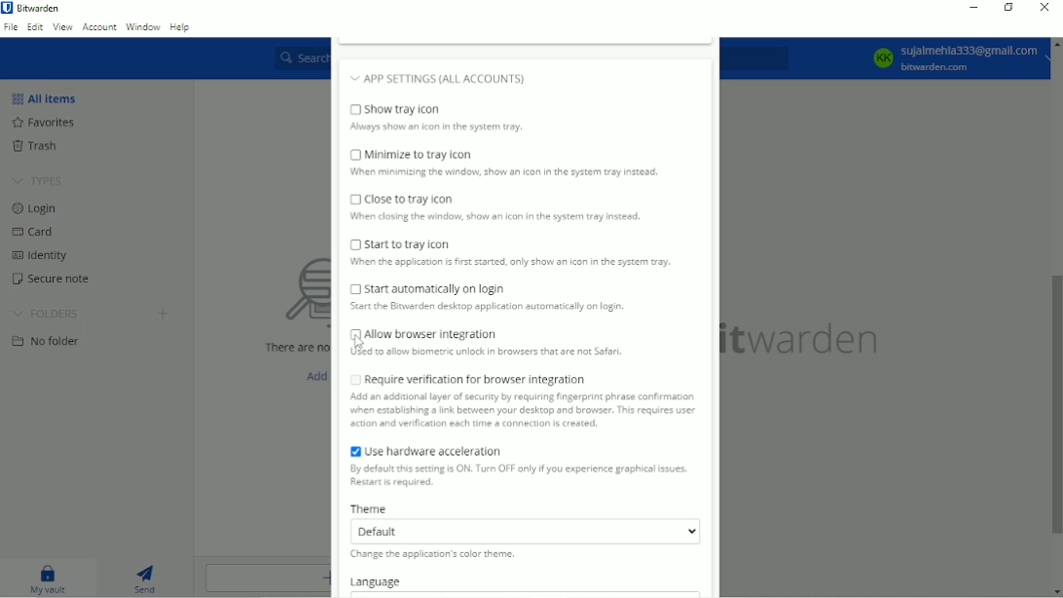 The width and height of the screenshot is (1063, 598). What do you see at coordinates (439, 109) in the screenshot?
I see `Show tray icon` at bounding box center [439, 109].